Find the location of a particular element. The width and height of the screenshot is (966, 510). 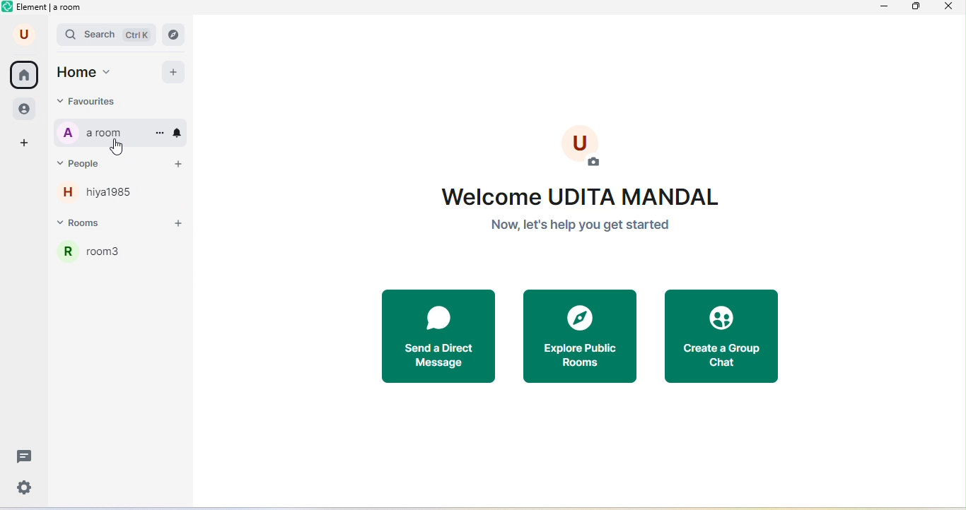

options is located at coordinates (159, 134).